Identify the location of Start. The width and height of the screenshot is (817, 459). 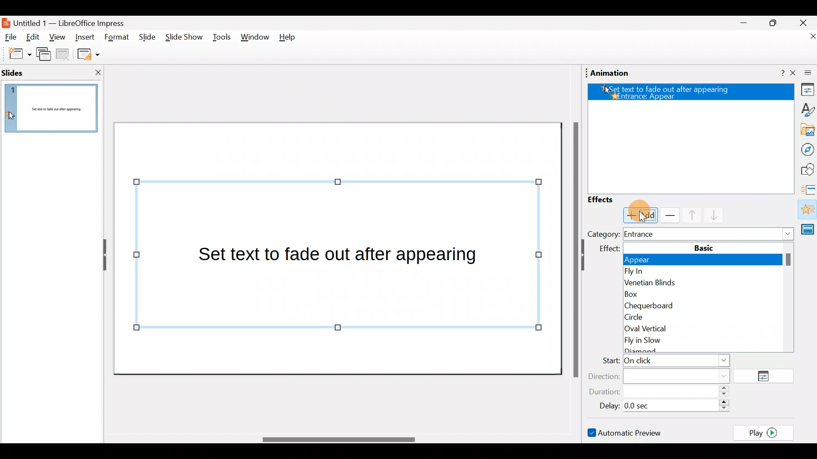
(663, 362).